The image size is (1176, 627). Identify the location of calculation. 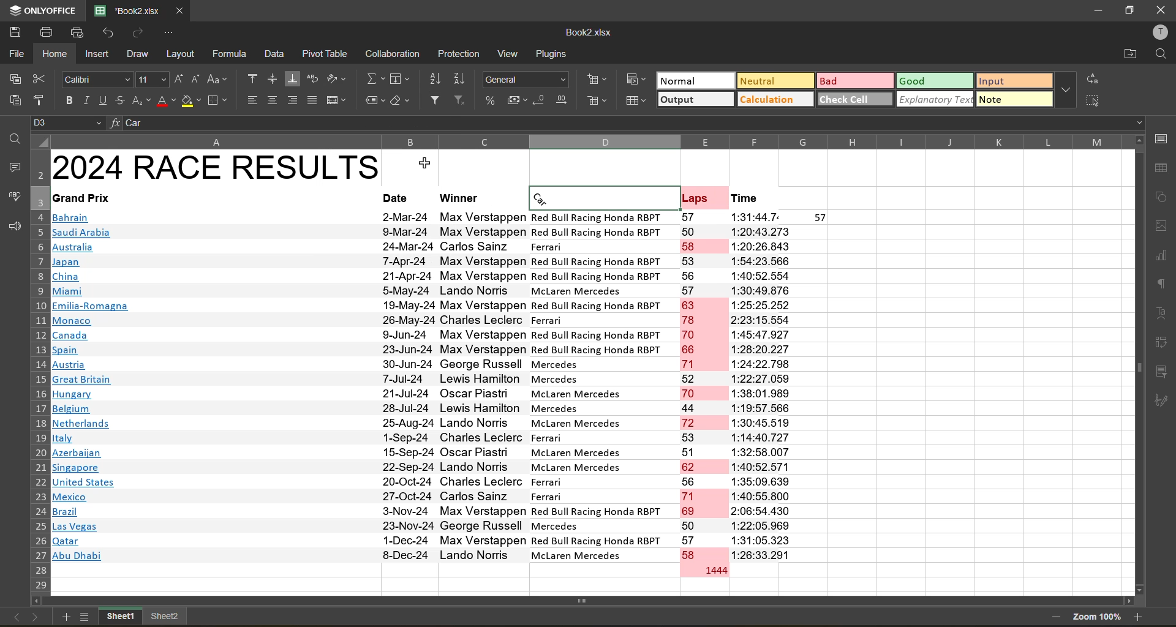
(394, 54).